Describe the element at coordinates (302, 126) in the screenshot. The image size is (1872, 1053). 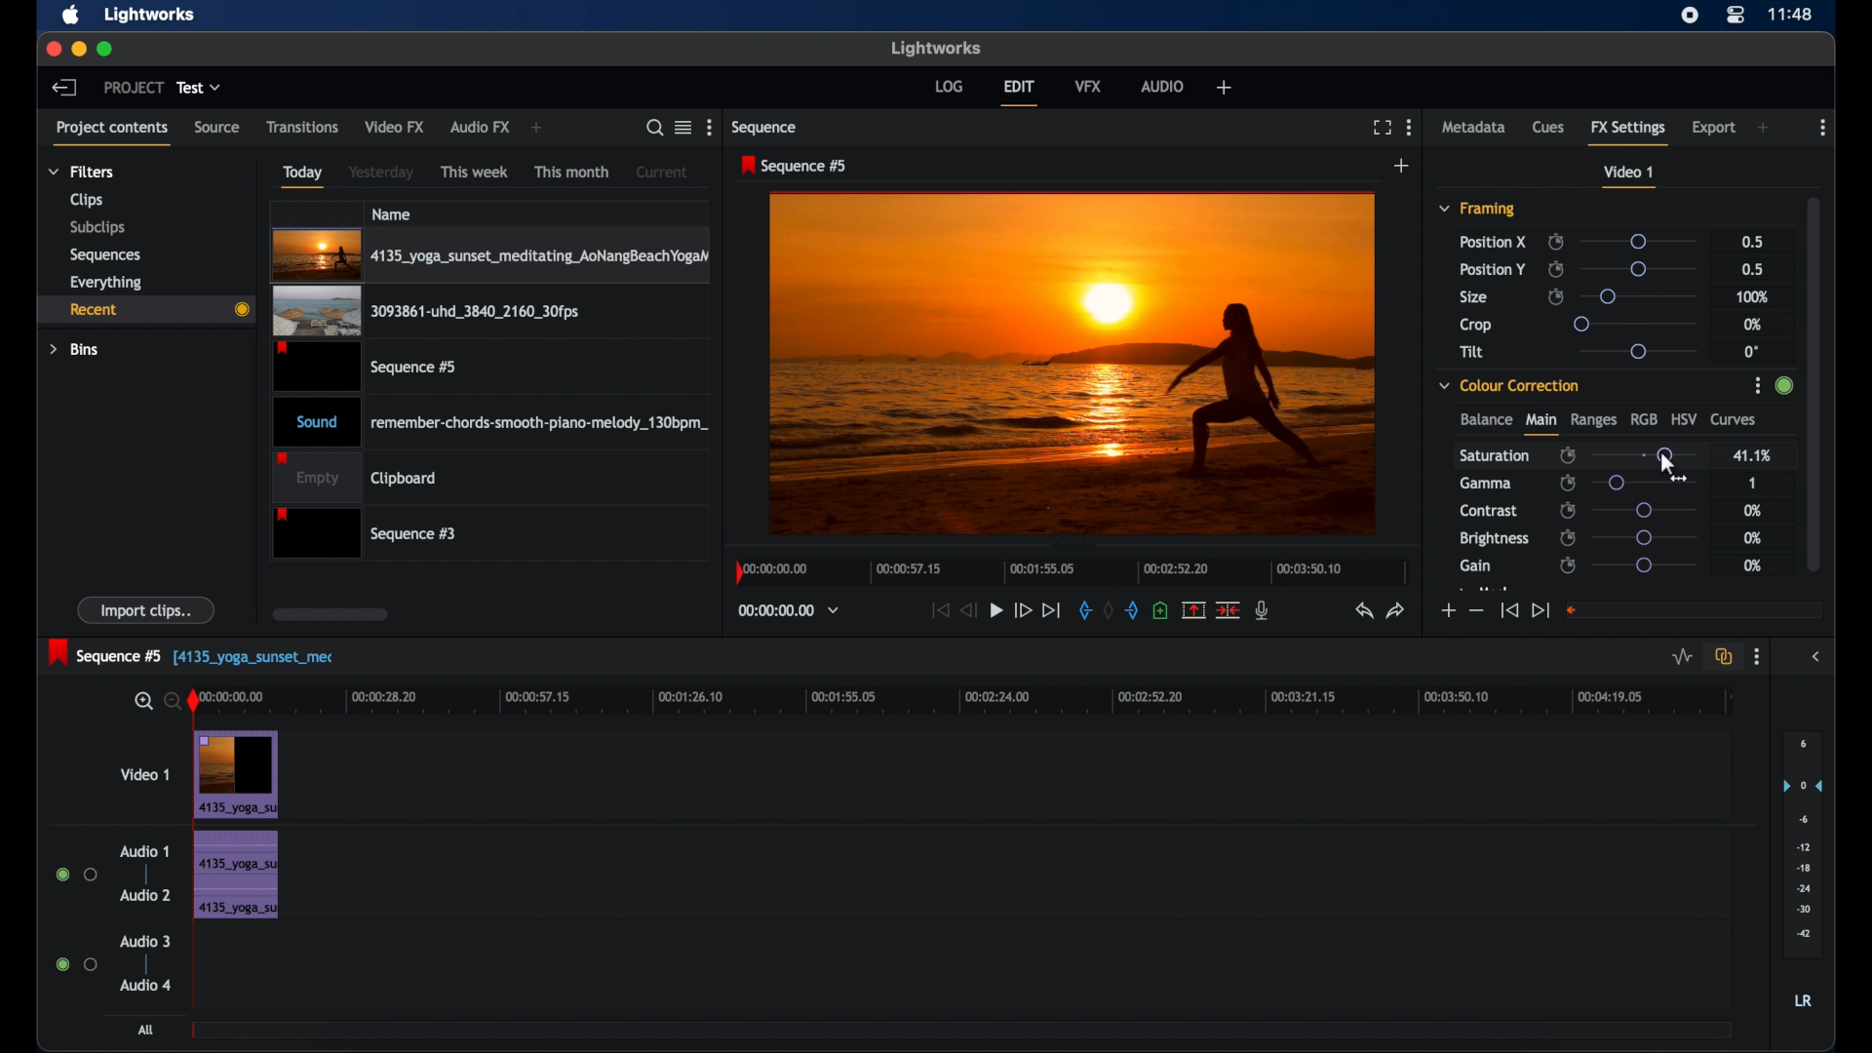
I see `transitions` at that location.